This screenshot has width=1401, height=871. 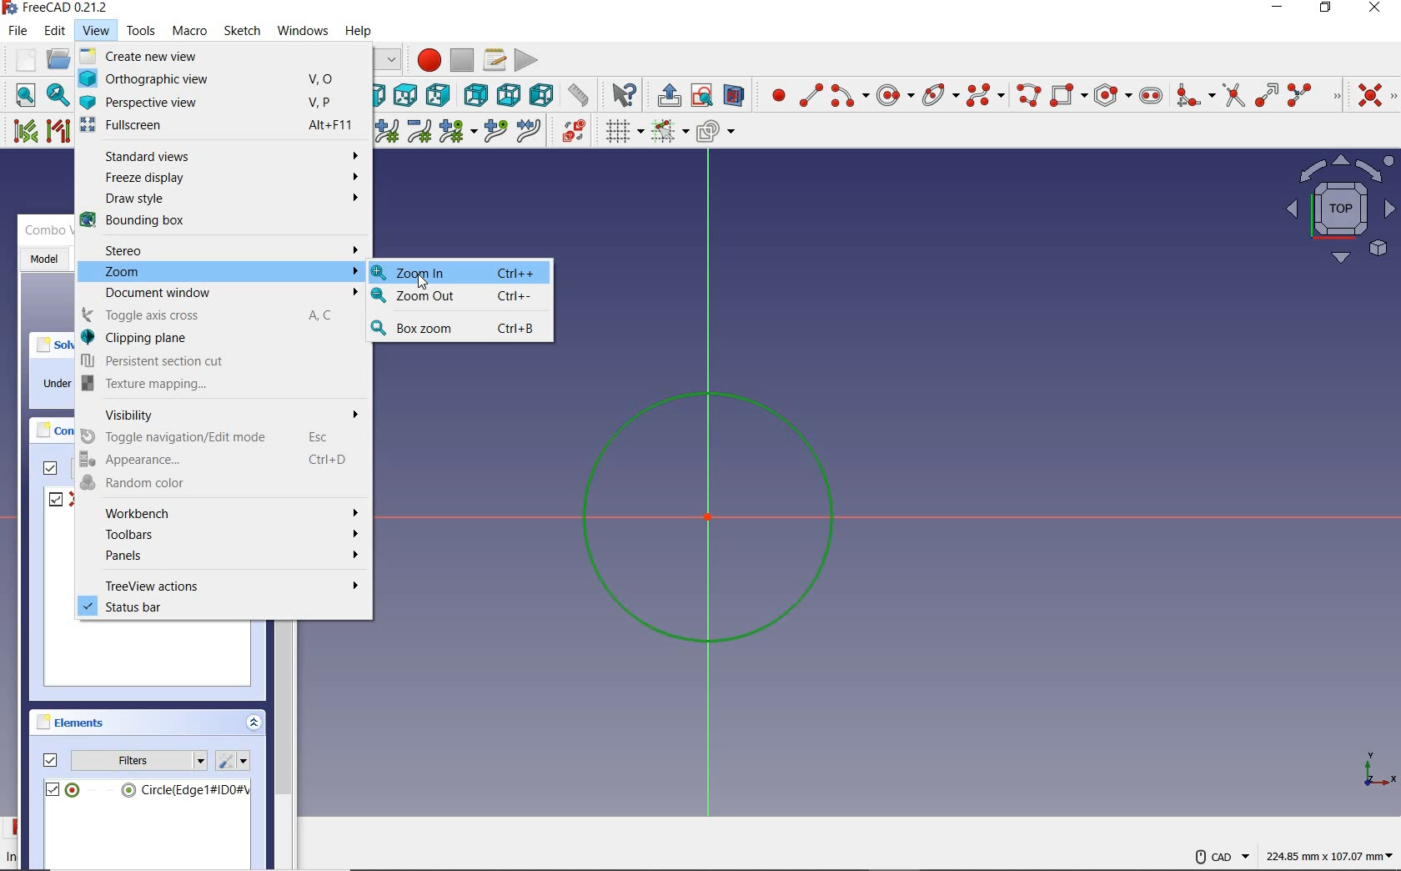 What do you see at coordinates (21, 58) in the screenshot?
I see `new` at bounding box center [21, 58].